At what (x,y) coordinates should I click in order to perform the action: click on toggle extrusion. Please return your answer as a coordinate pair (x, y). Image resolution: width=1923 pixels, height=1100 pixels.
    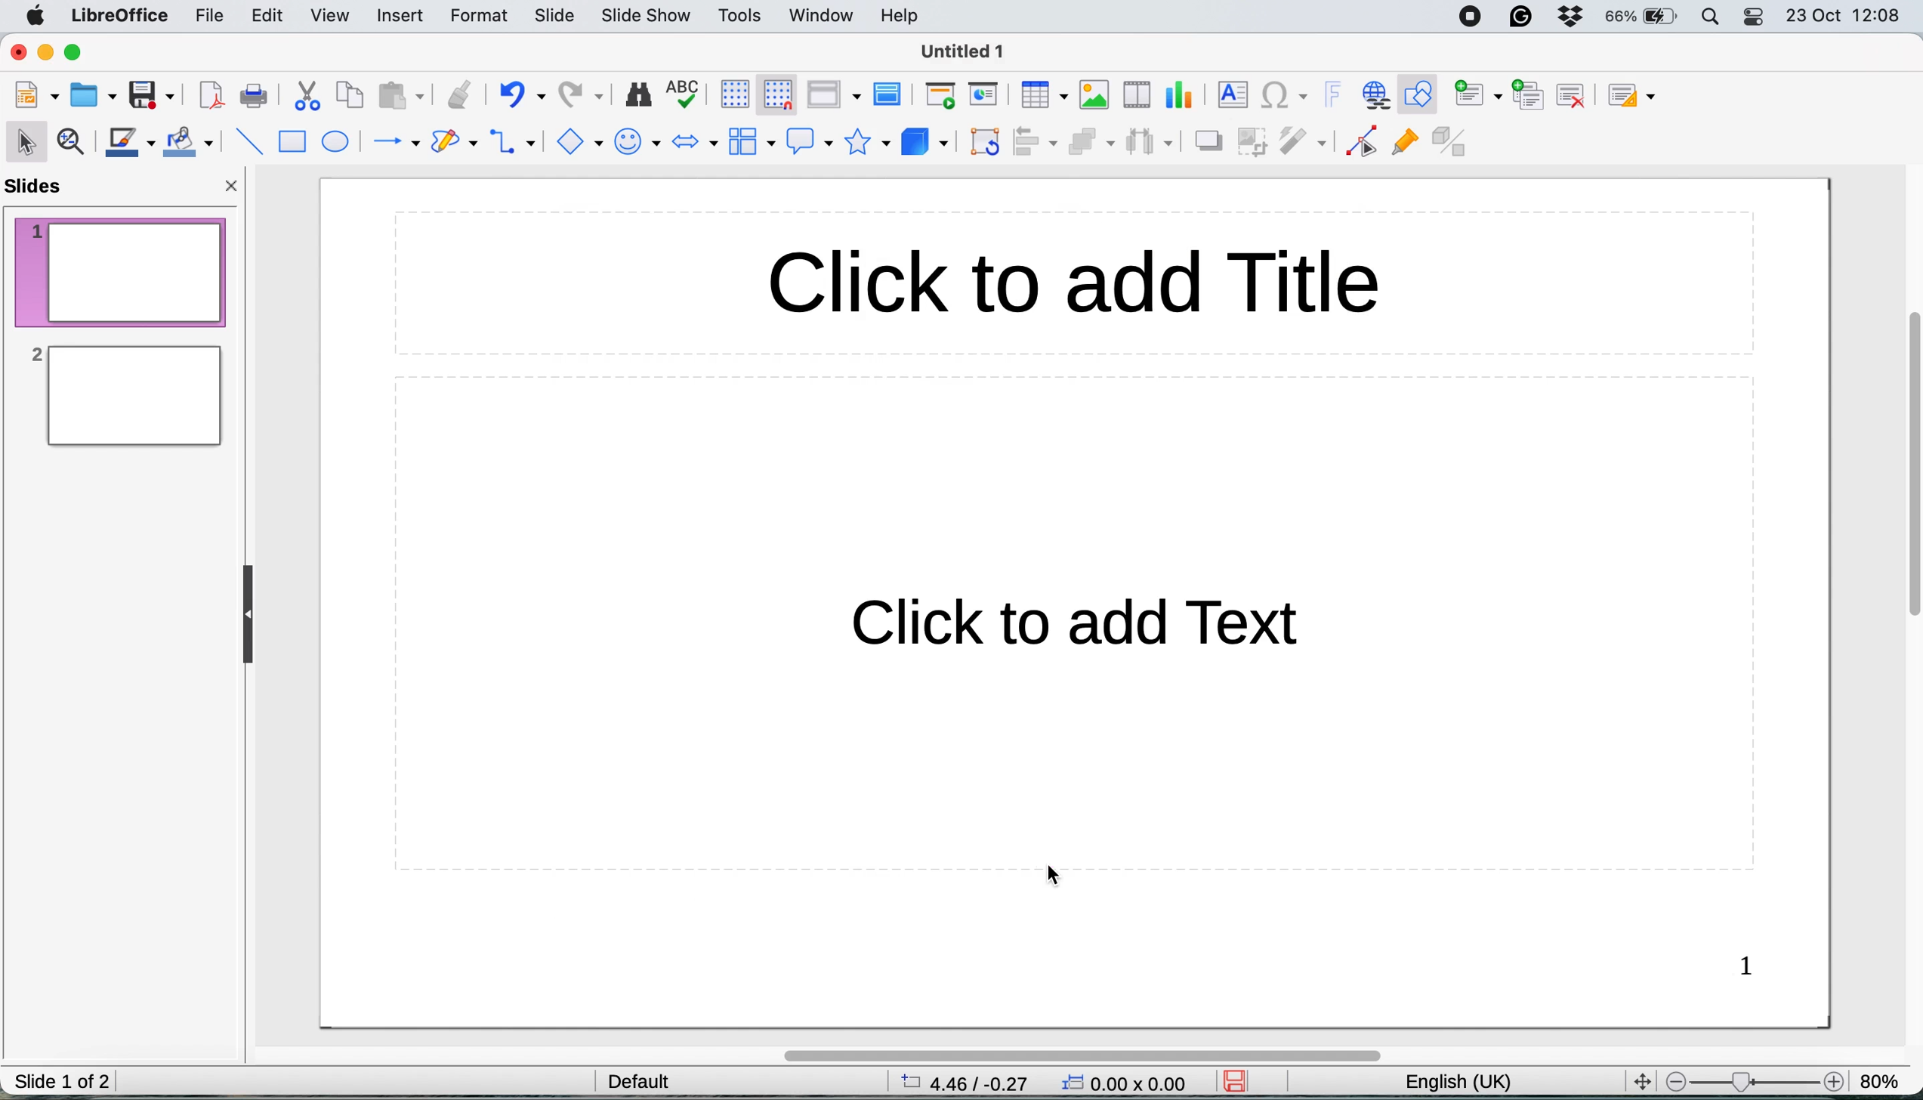
    Looking at the image, I should click on (1452, 144).